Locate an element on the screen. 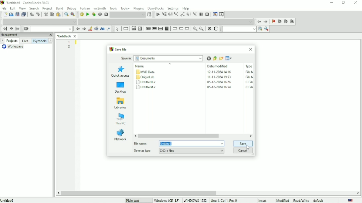 Image resolution: width=362 pixels, height=203 pixels. Horizontal scrollbar is located at coordinates (138, 192).